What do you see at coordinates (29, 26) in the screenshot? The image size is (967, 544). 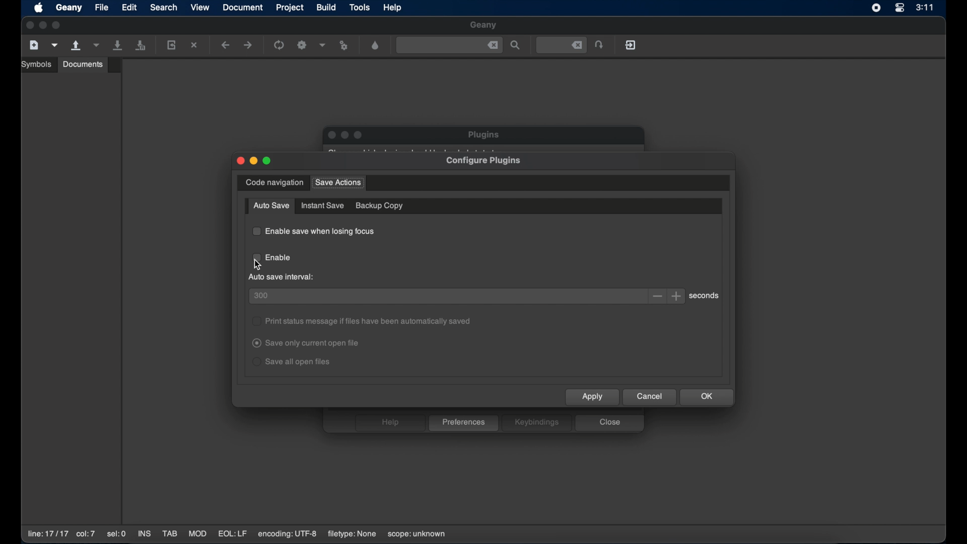 I see `close` at bounding box center [29, 26].